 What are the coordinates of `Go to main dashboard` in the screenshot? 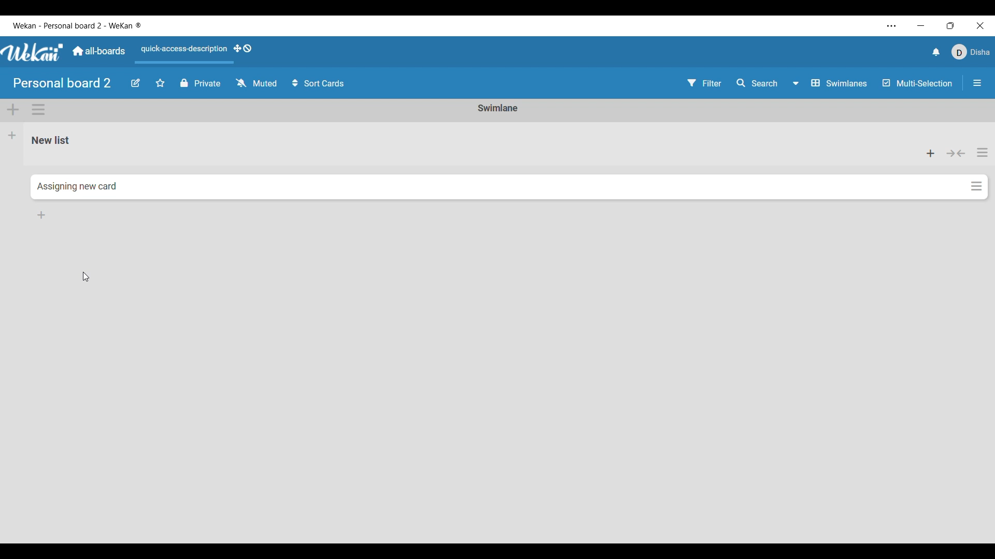 It's located at (98, 51).